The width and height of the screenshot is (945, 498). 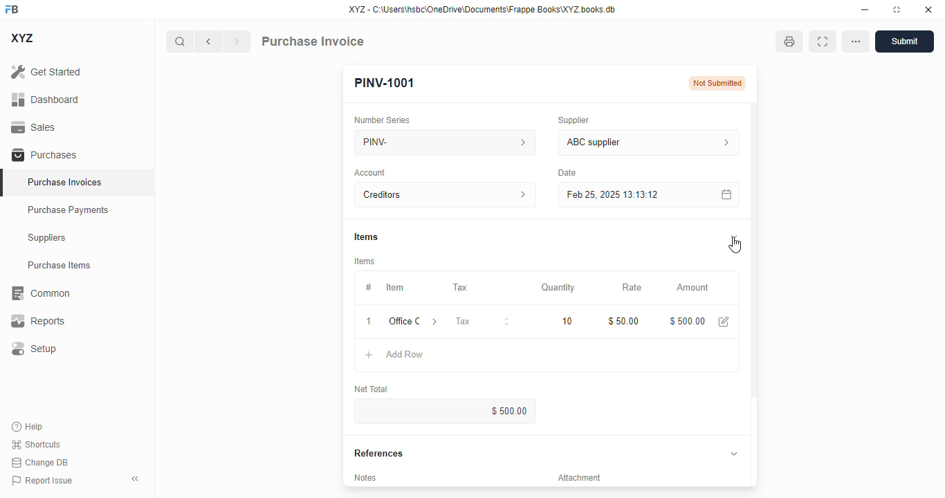 I want to click on item information, so click(x=435, y=322).